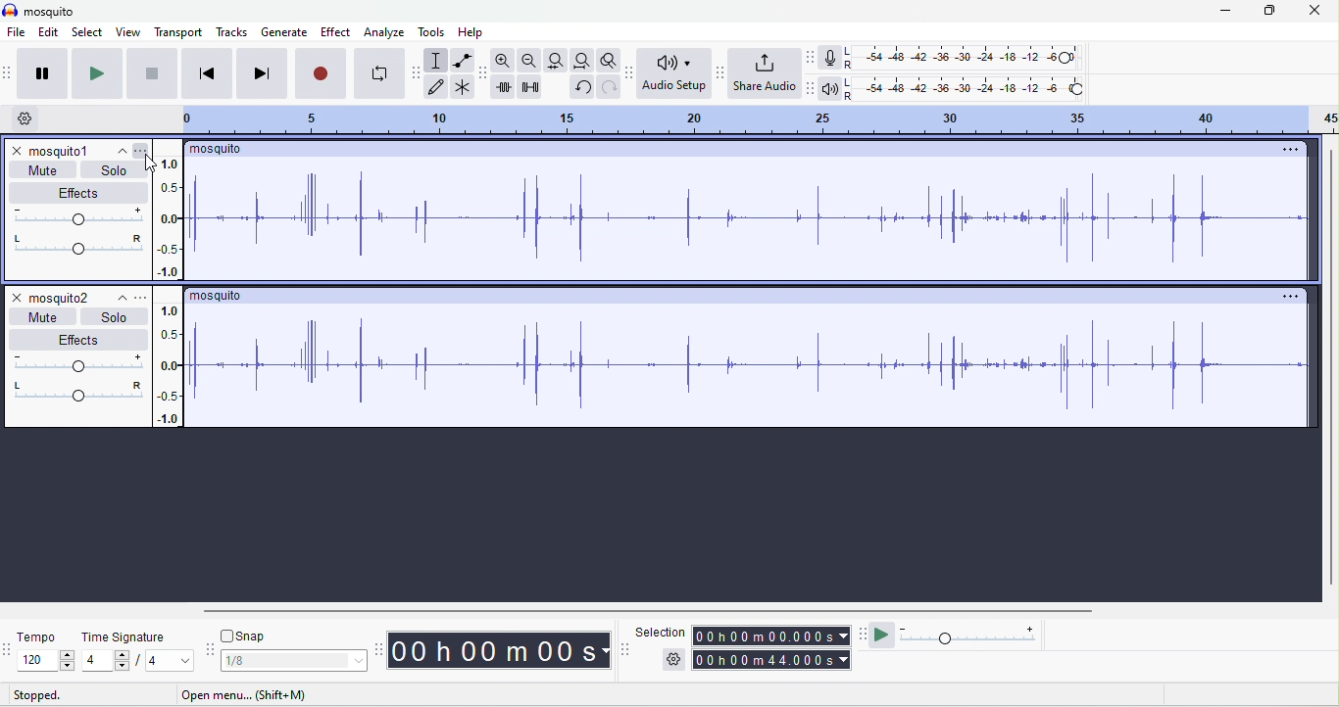 The height and width of the screenshot is (707, 1339). I want to click on selection time, so click(772, 636).